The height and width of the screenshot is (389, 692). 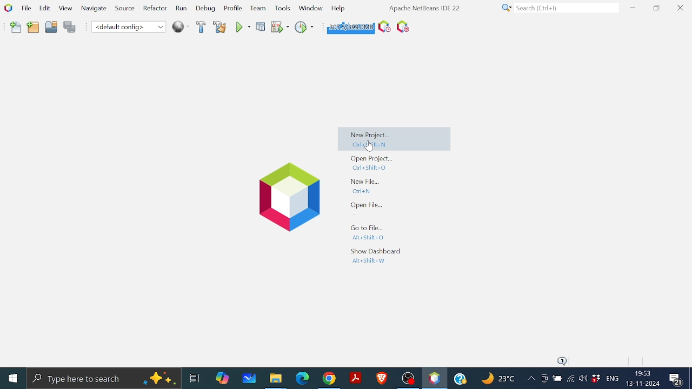 I want to click on Help, so click(x=338, y=8).